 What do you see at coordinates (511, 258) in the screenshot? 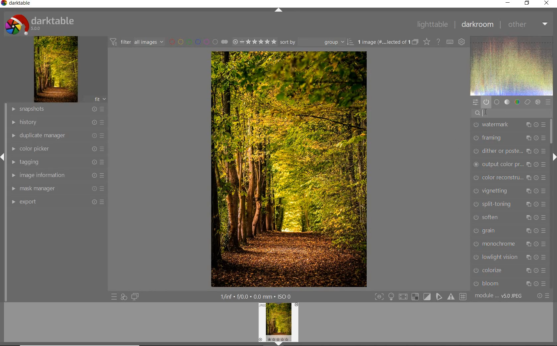
I see `lowlight vision` at bounding box center [511, 258].